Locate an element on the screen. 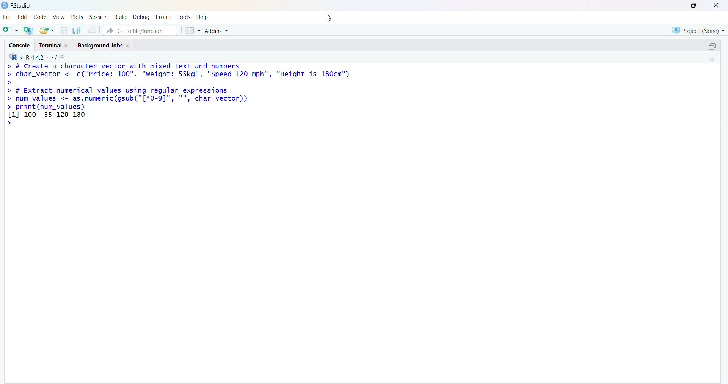 The height and width of the screenshot is (384, 728). Go to file/function is located at coordinates (141, 30).